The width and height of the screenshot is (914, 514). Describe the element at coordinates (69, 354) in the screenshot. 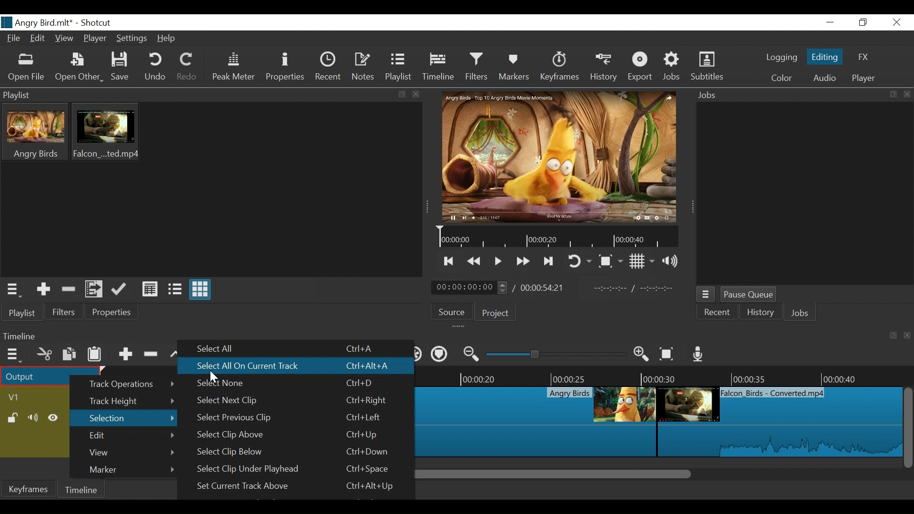

I see `Copy` at that location.